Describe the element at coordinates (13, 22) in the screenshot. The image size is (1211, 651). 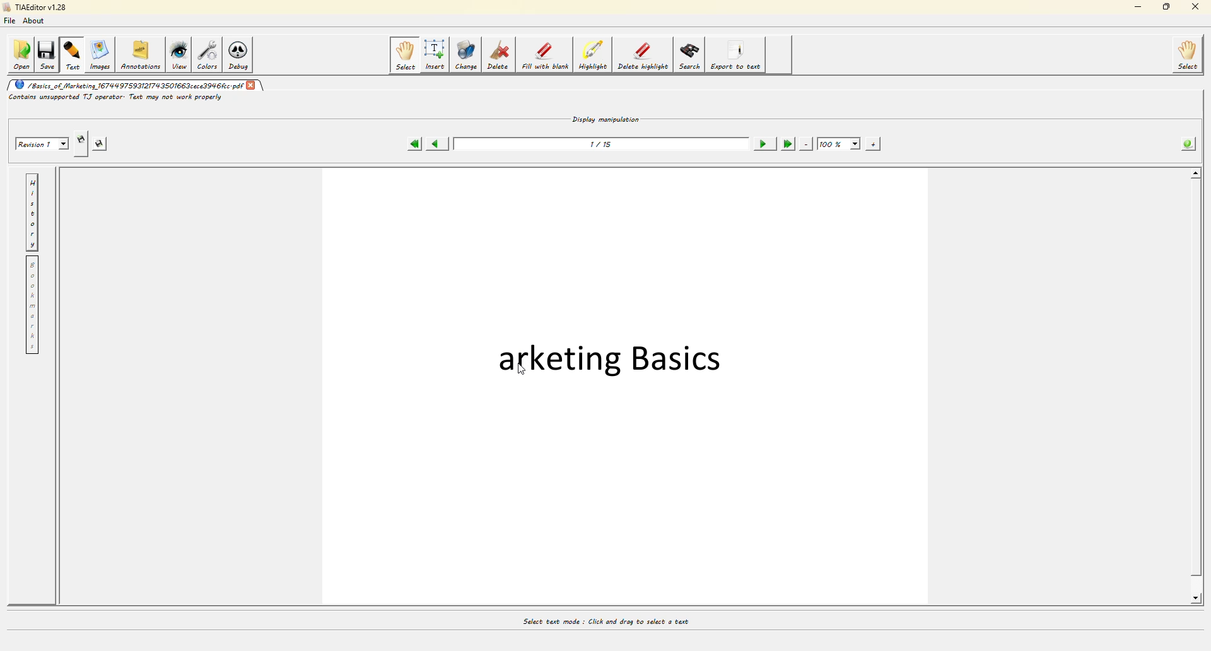
I see `file` at that location.